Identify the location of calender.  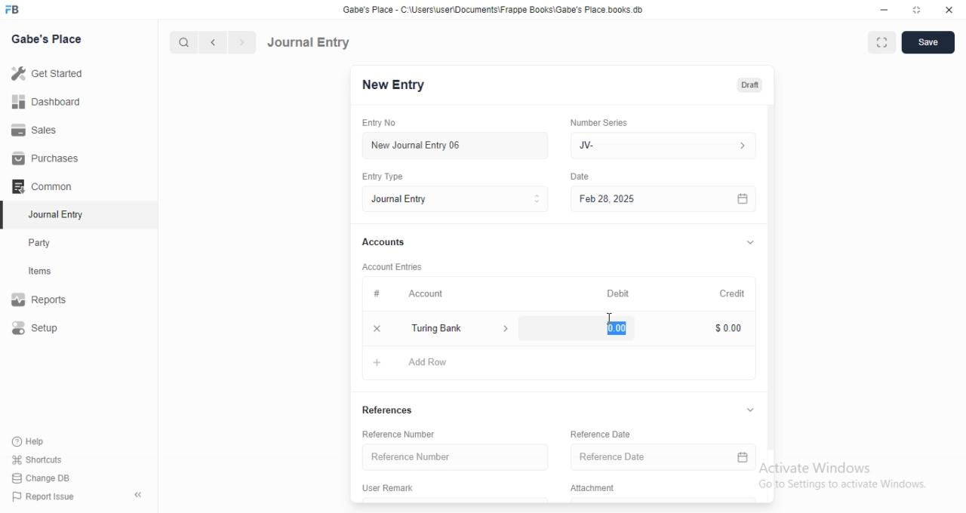
(743, 459).